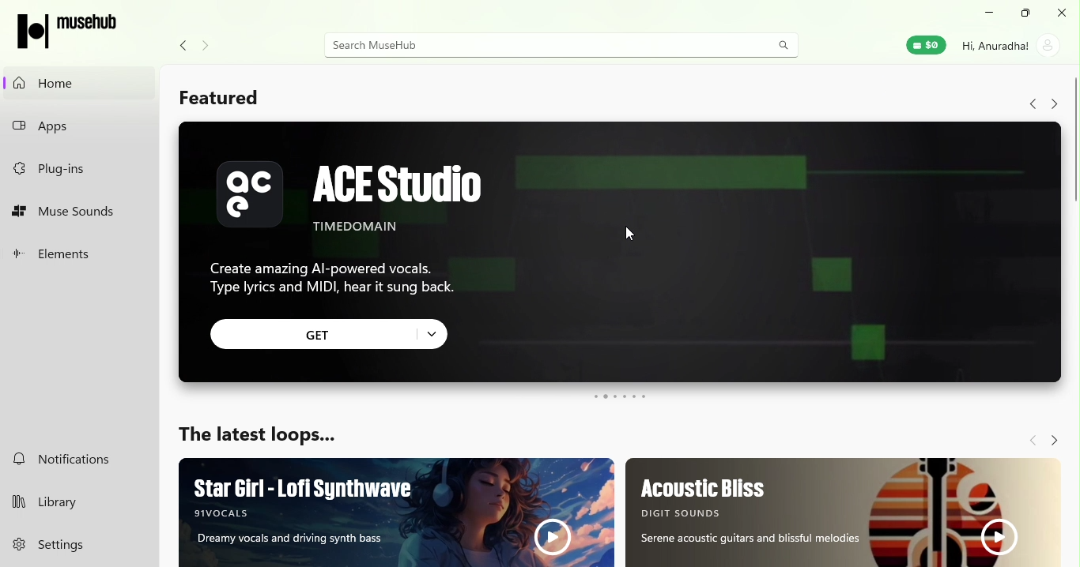 This screenshot has height=567, width=1080. I want to click on Navigate forward, so click(1056, 439).